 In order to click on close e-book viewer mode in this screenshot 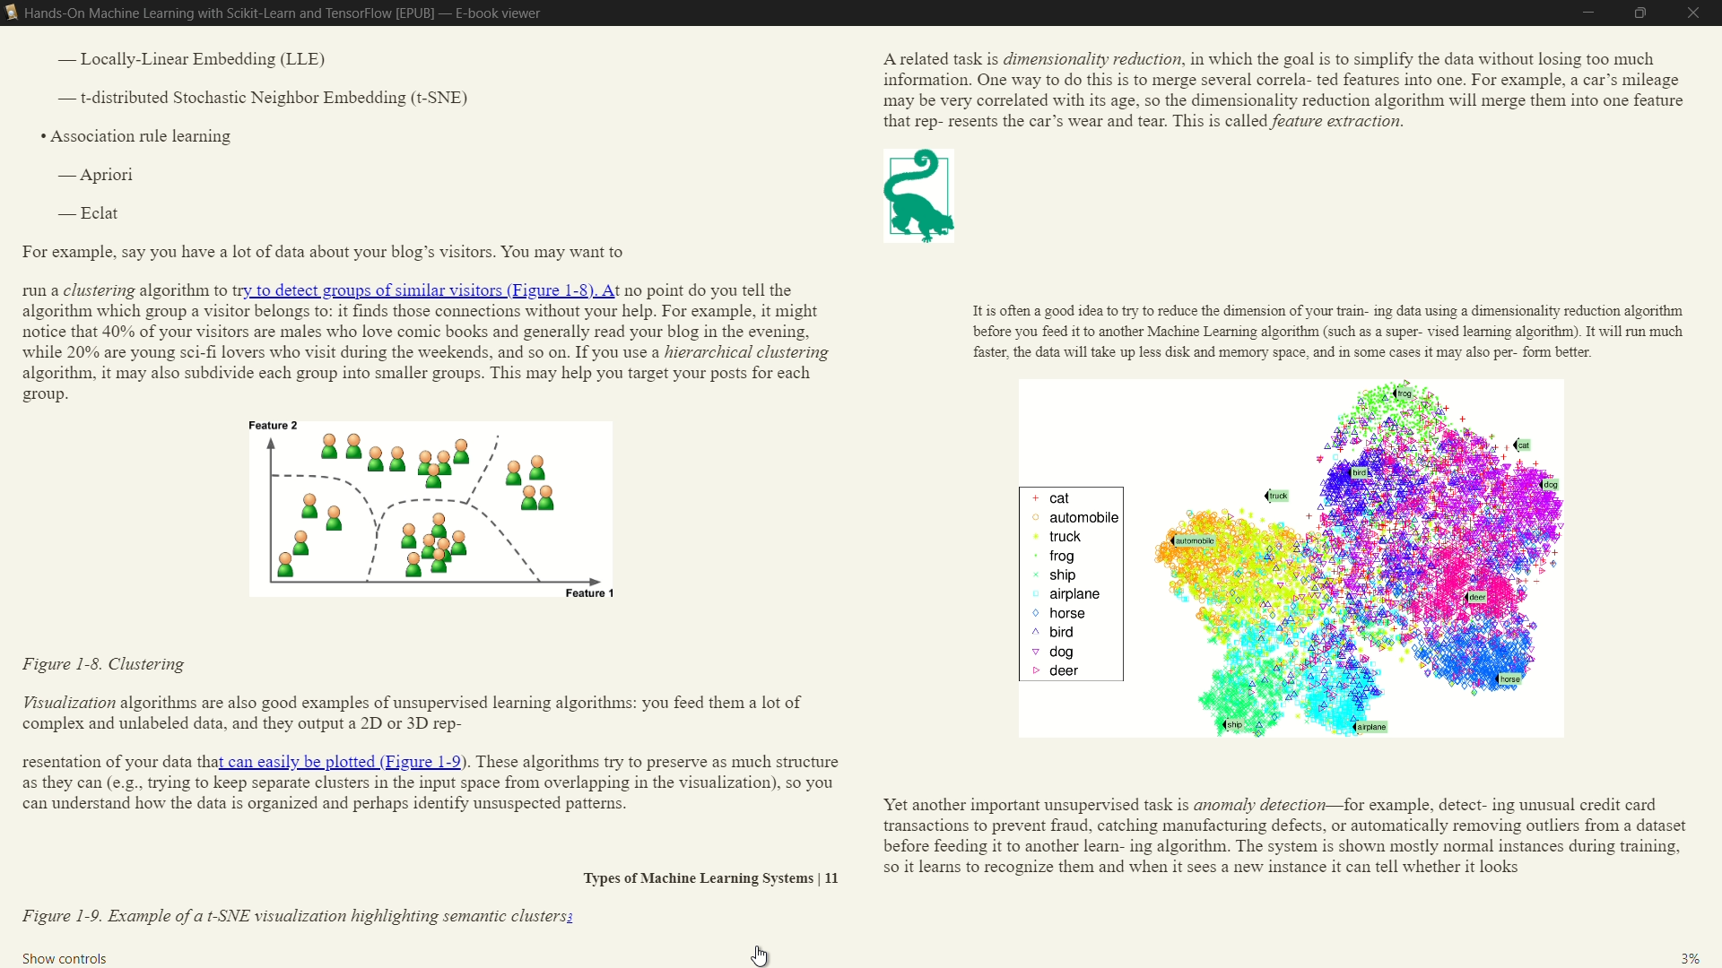, I will do `click(1699, 13)`.